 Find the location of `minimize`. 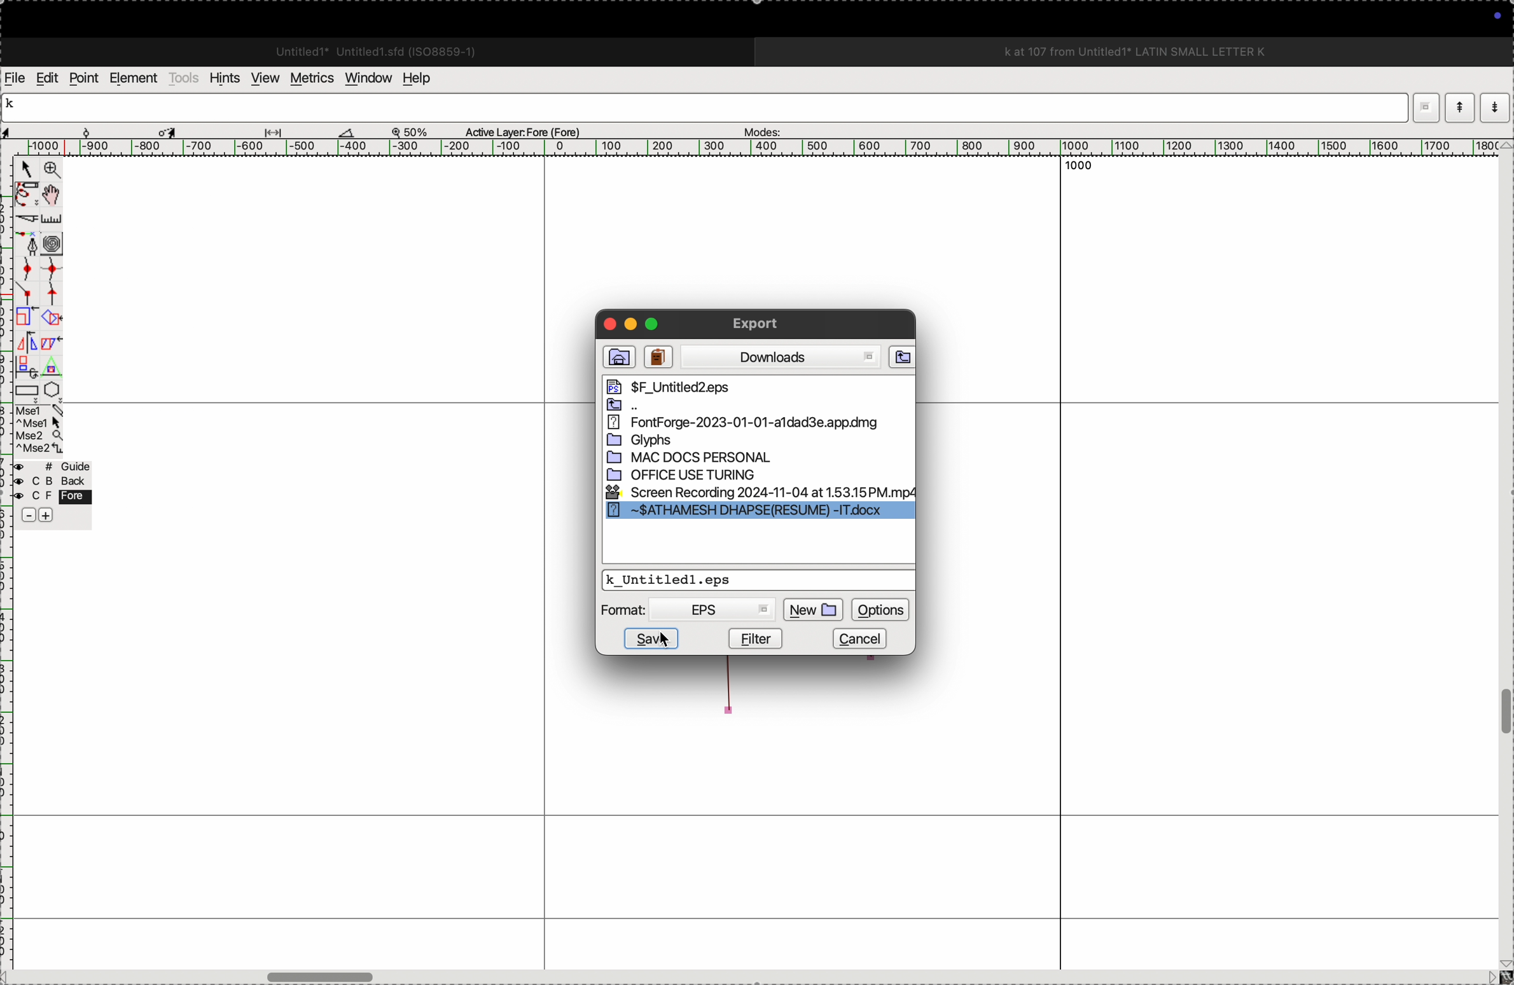

minimize is located at coordinates (630, 326).